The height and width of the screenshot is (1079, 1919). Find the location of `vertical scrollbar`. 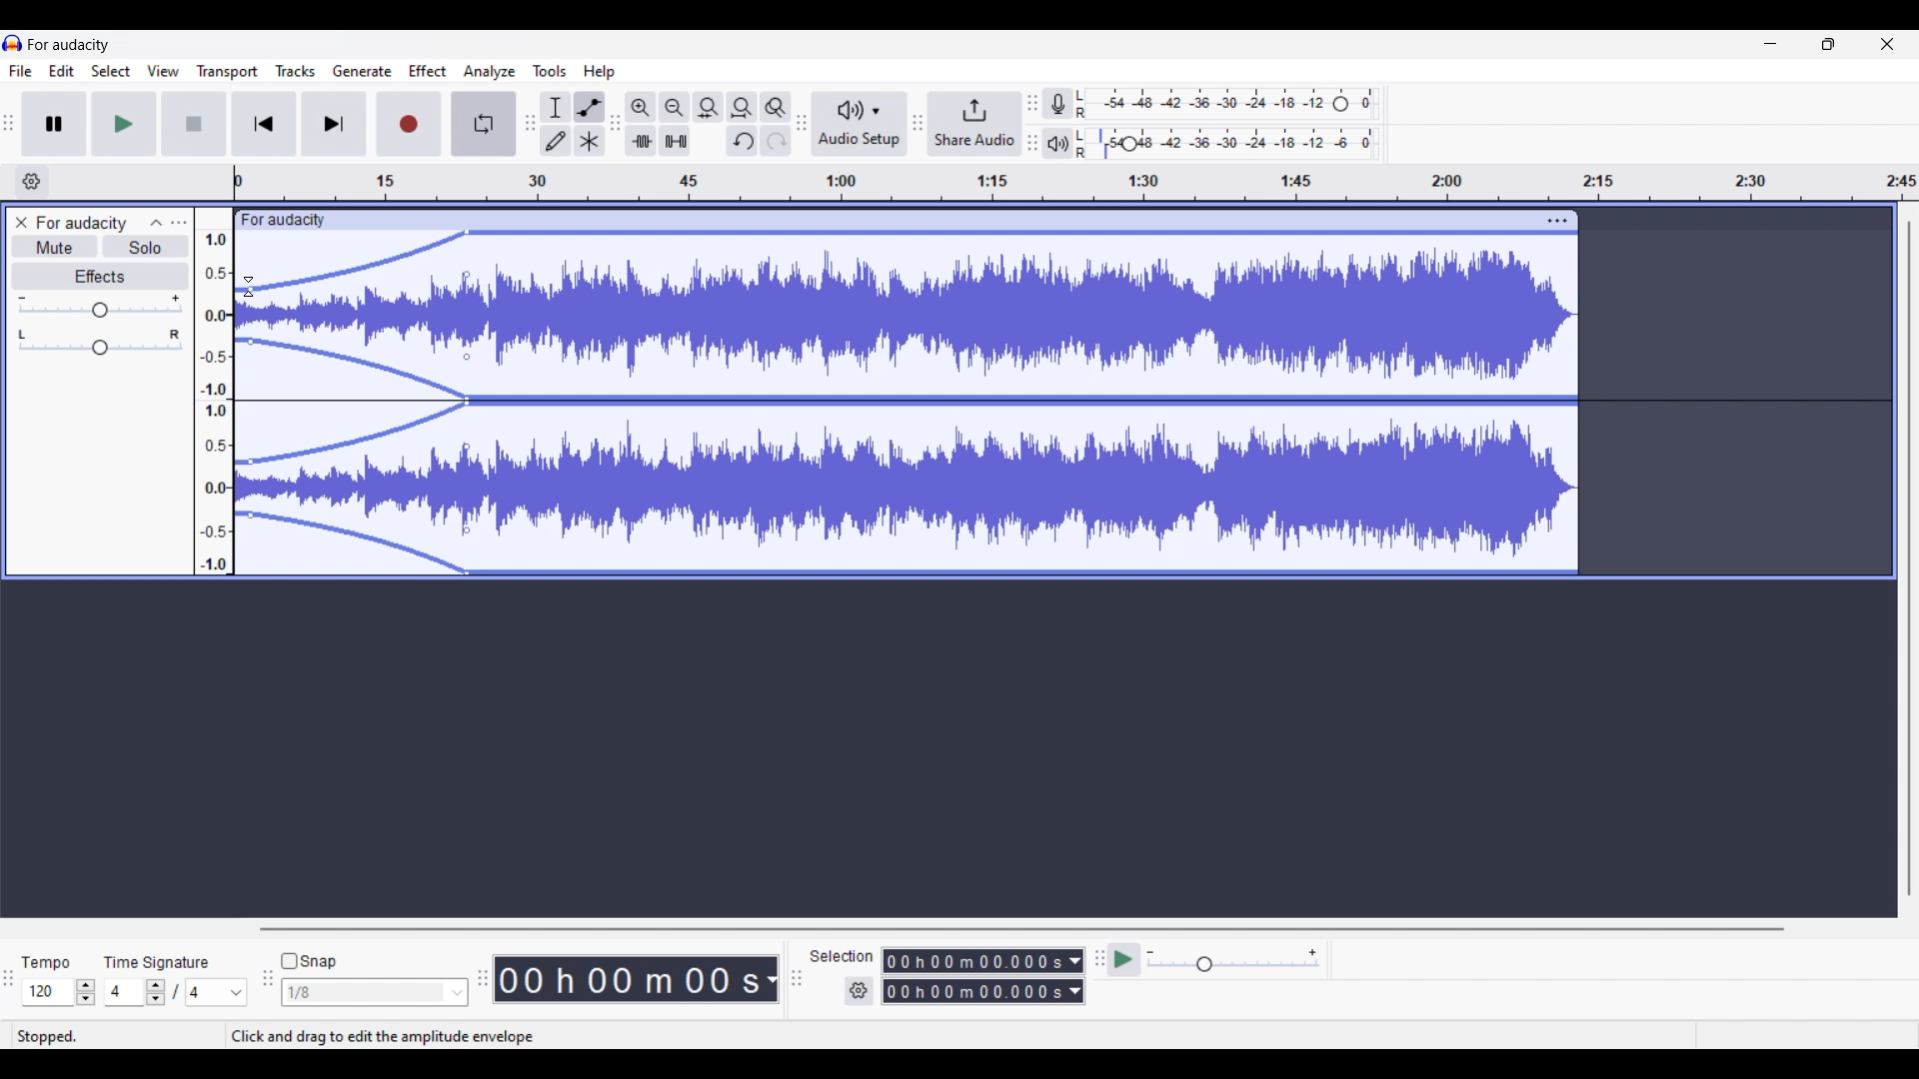

vertical scrollbar is located at coordinates (1909, 557).